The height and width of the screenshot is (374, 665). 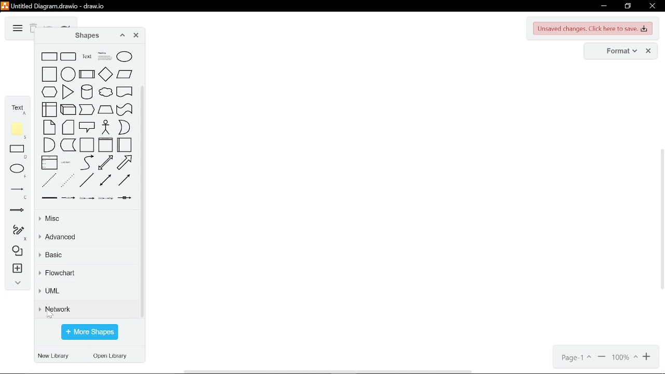 I want to click on zoom in, so click(x=648, y=357).